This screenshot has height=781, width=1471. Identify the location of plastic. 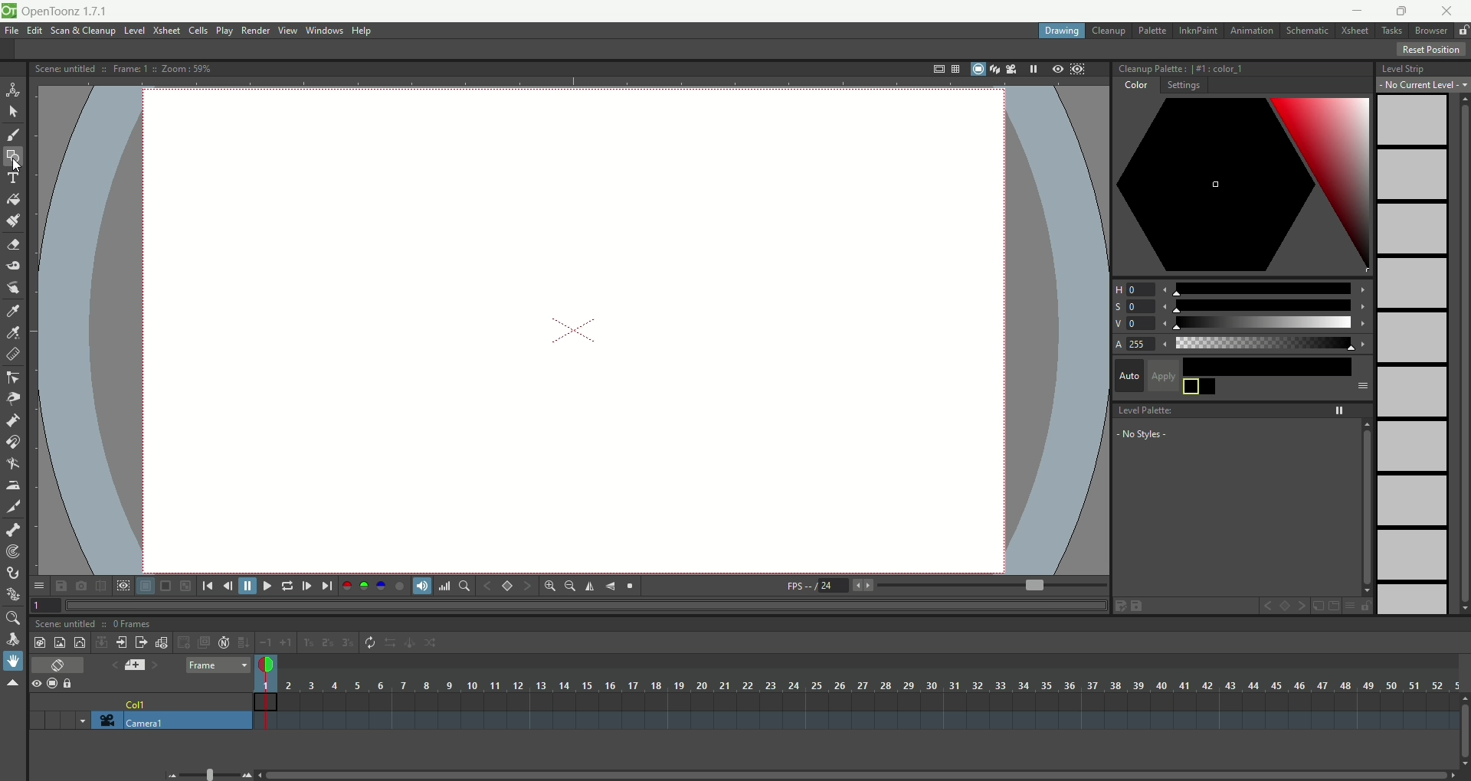
(11, 595).